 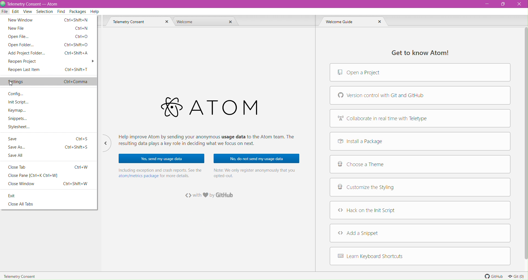 I want to click on Hide/Unhide, so click(x=105, y=143).